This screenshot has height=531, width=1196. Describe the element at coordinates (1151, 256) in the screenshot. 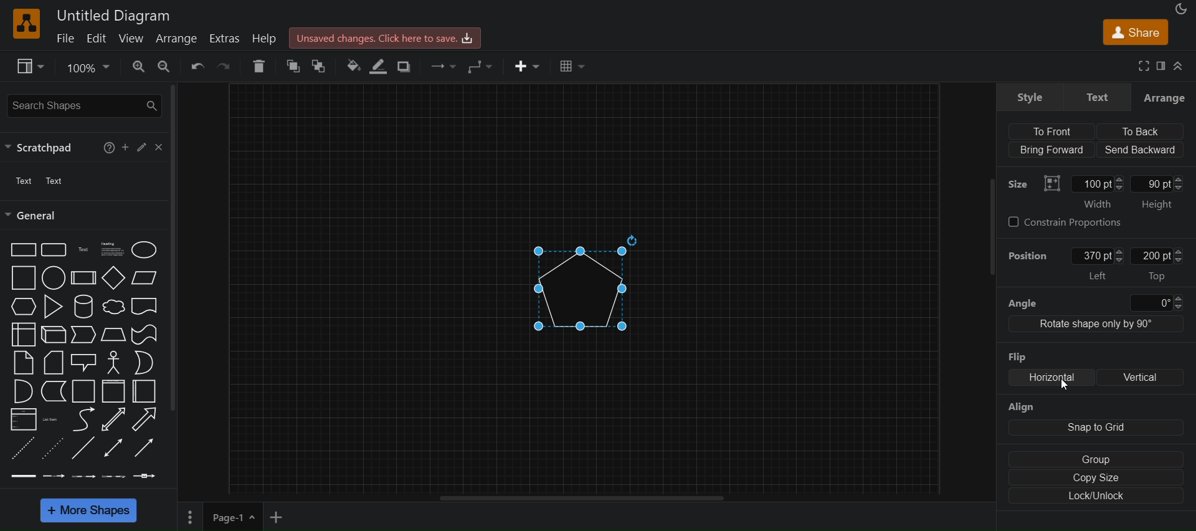

I see `Manually input top position` at that location.